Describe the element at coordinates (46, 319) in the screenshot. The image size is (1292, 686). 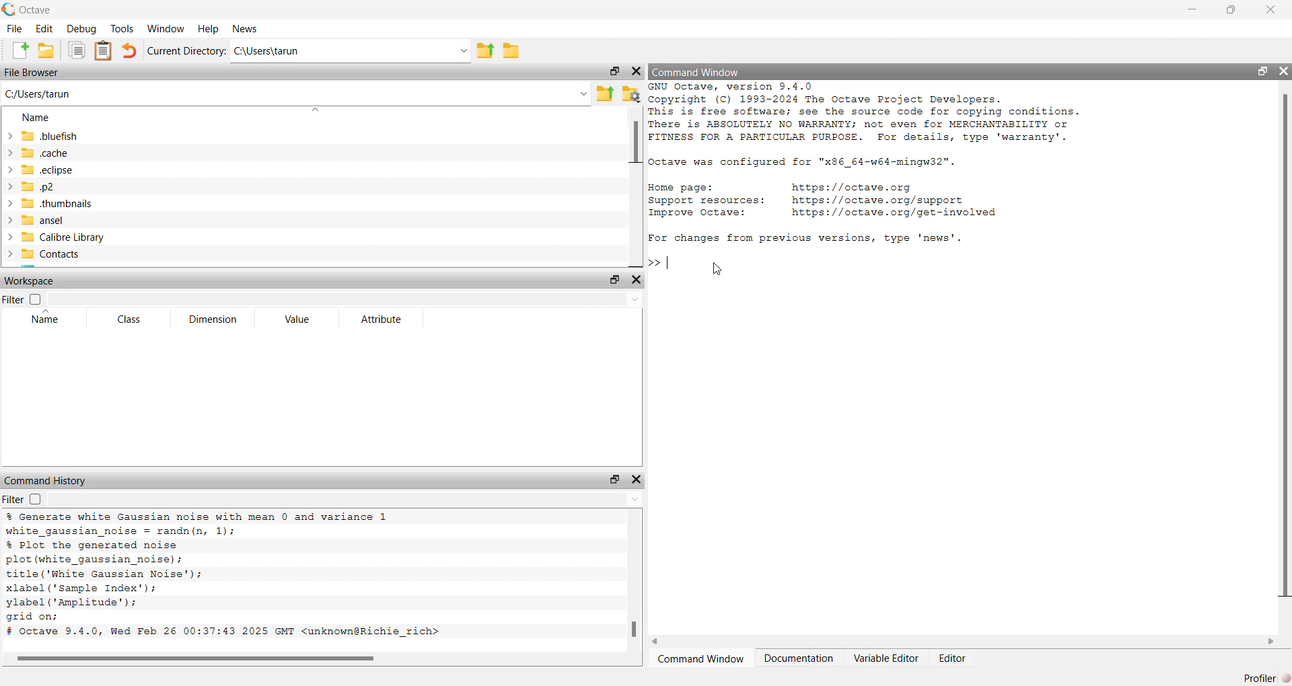
I see `Name` at that location.